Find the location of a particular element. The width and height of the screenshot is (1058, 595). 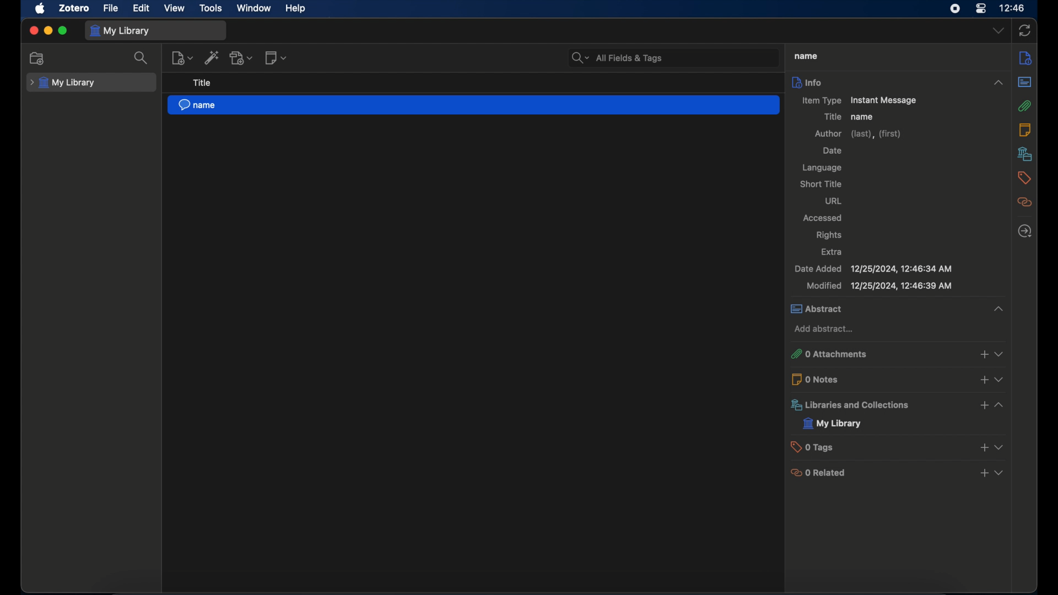

0 related is located at coordinates (897, 473).